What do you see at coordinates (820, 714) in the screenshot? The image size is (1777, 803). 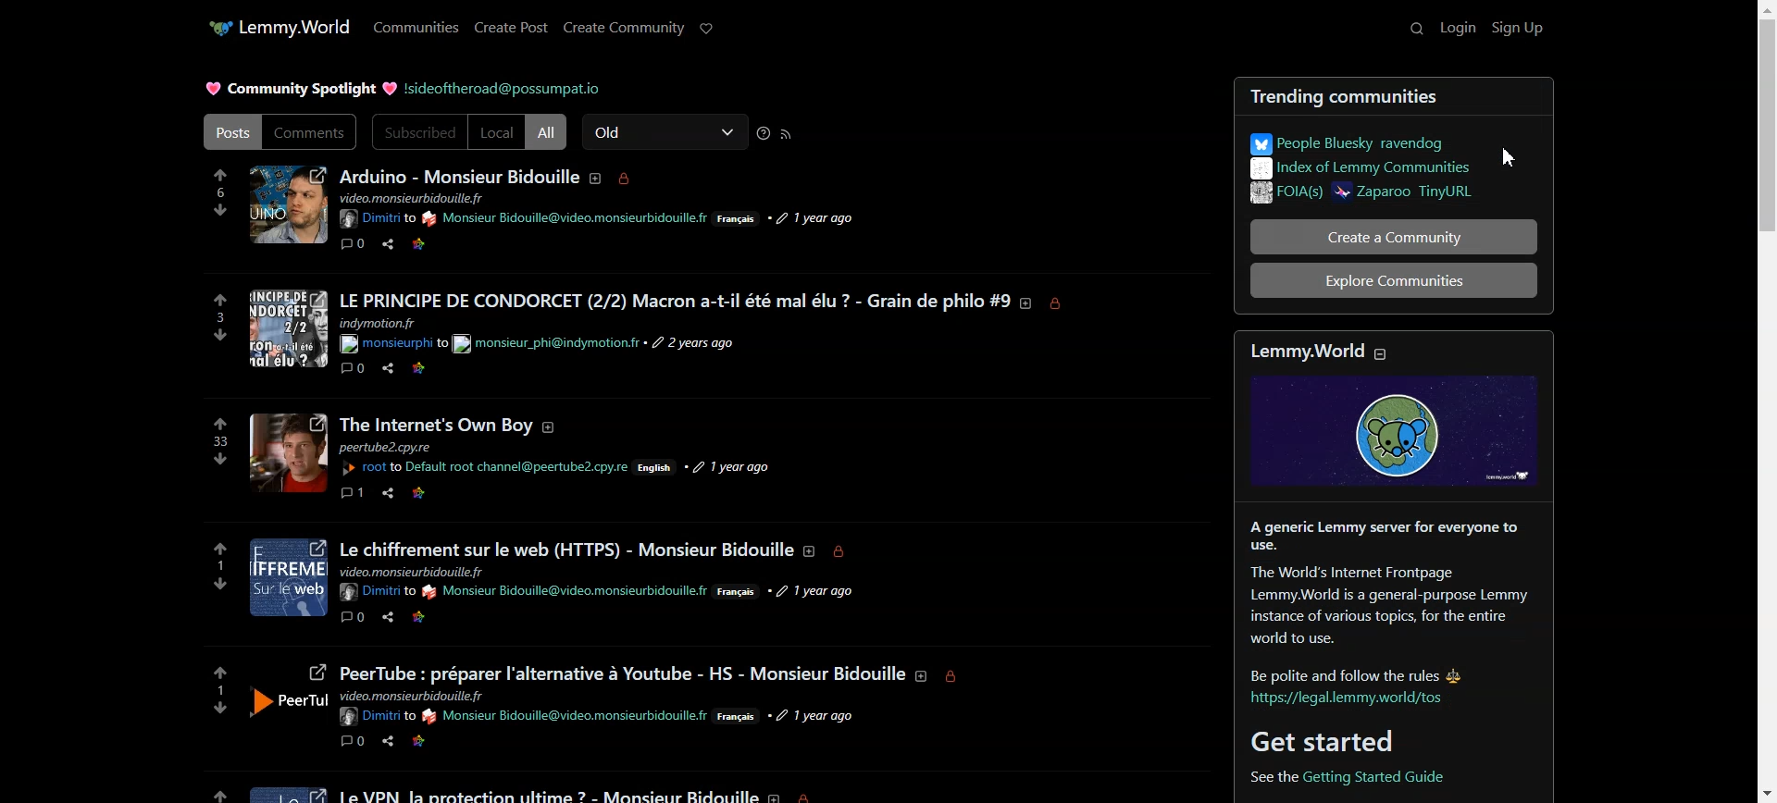 I see `1 year ago` at bounding box center [820, 714].